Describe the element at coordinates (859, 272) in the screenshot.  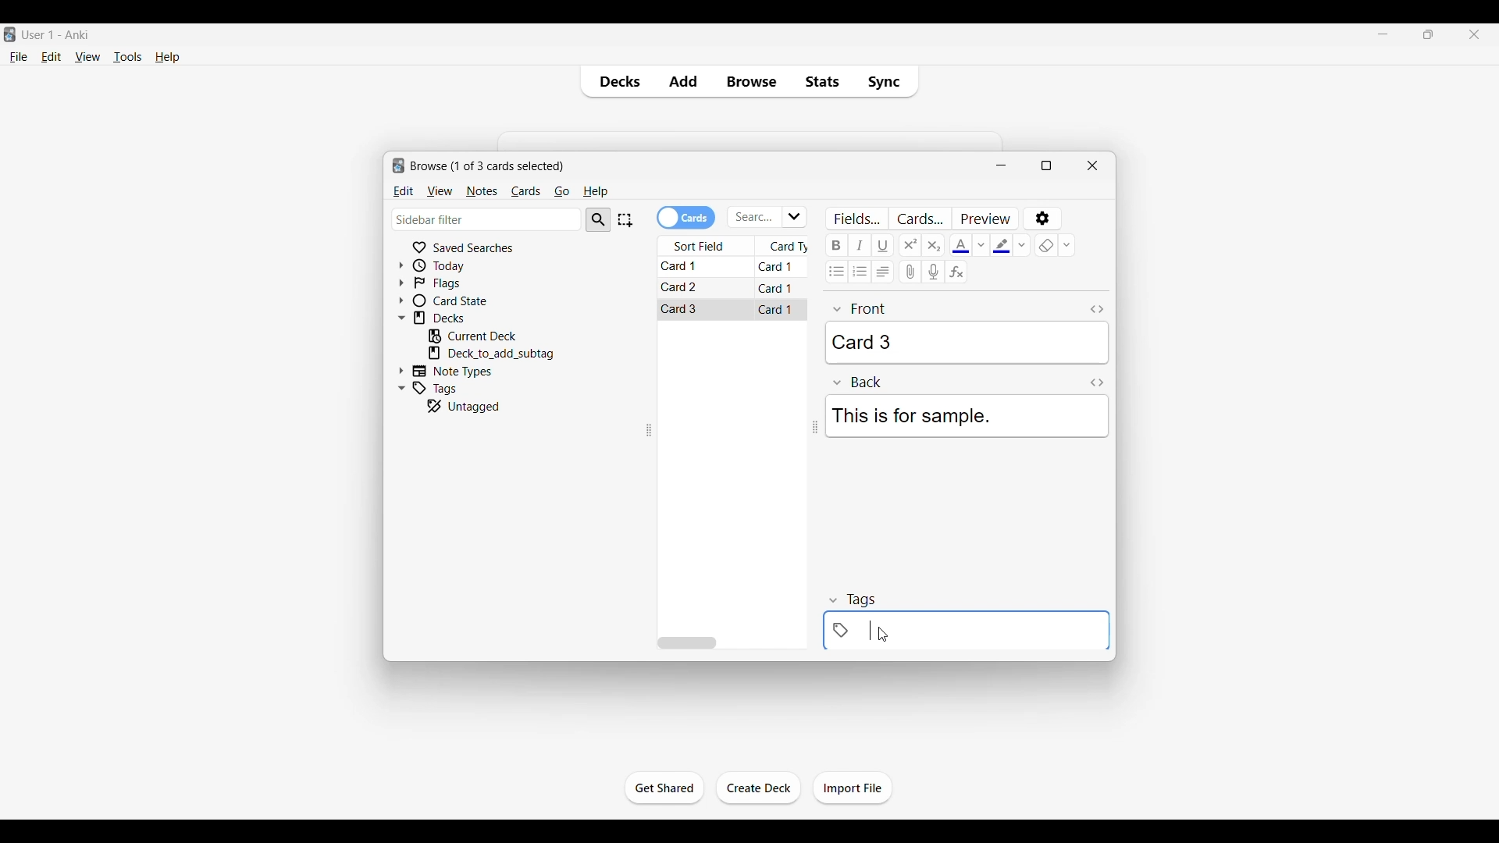
I see `Ordered list` at that location.